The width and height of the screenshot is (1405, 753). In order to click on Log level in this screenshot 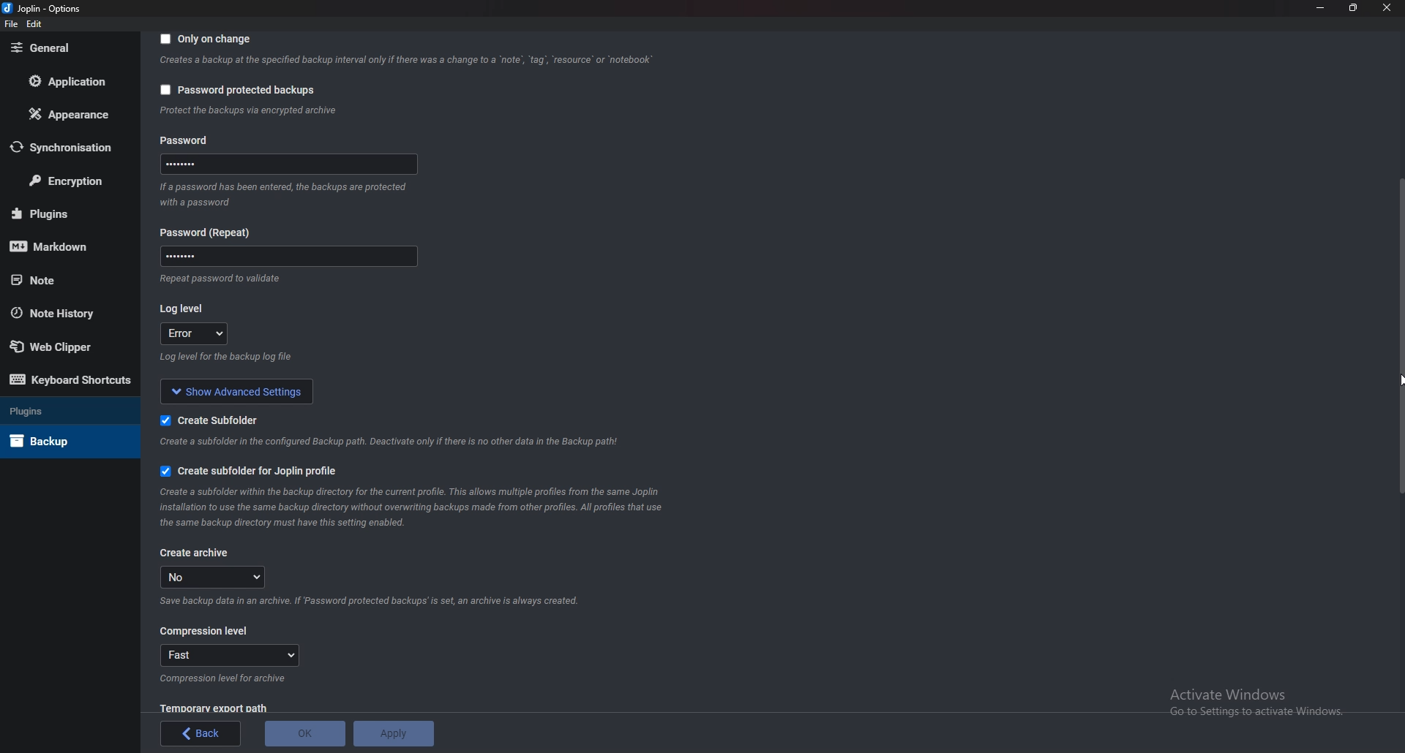, I will do `click(184, 306)`.